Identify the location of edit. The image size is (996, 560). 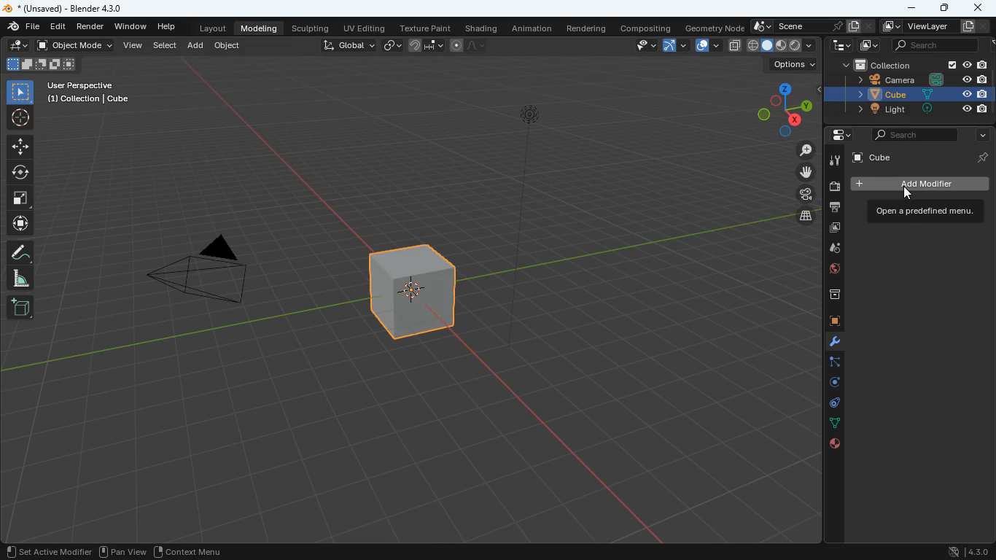
(17, 44).